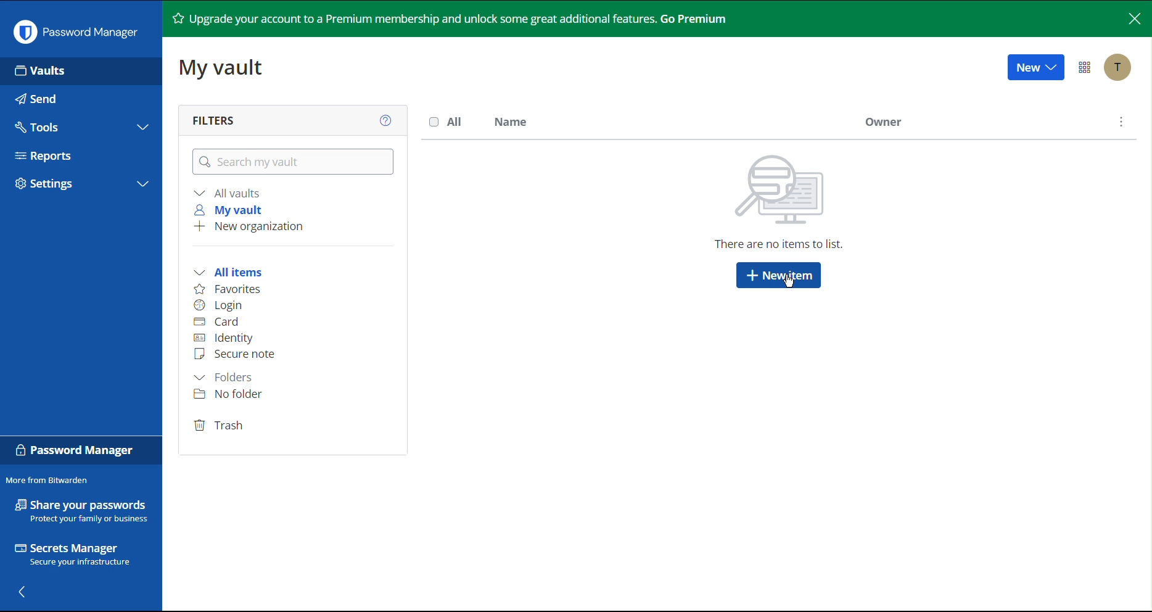 This screenshot has height=612, width=1152. Describe the element at coordinates (230, 210) in the screenshot. I see `My vault` at that location.